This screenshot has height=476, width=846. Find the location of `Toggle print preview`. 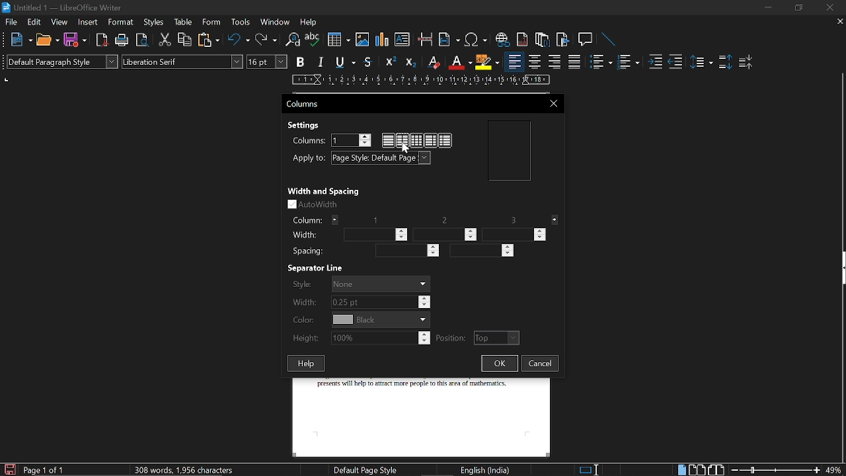

Toggle print preview is located at coordinates (144, 41).